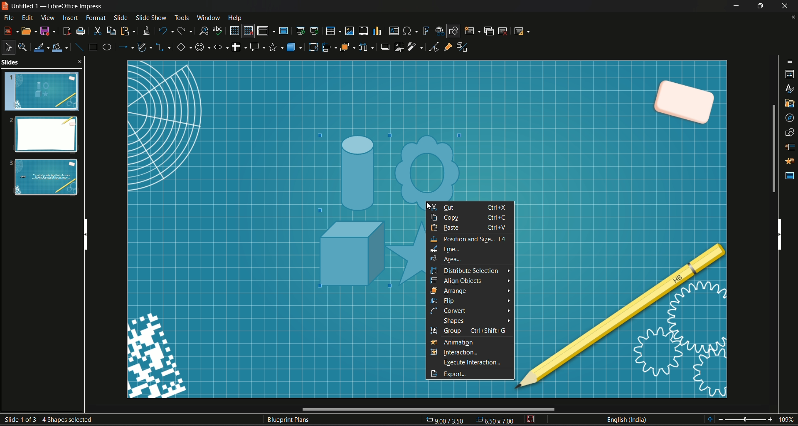 The height and width of the screenshot is (426, 798). Describe the element at coordinates (266, 31) in the screenshot. I see `display views` at that location.